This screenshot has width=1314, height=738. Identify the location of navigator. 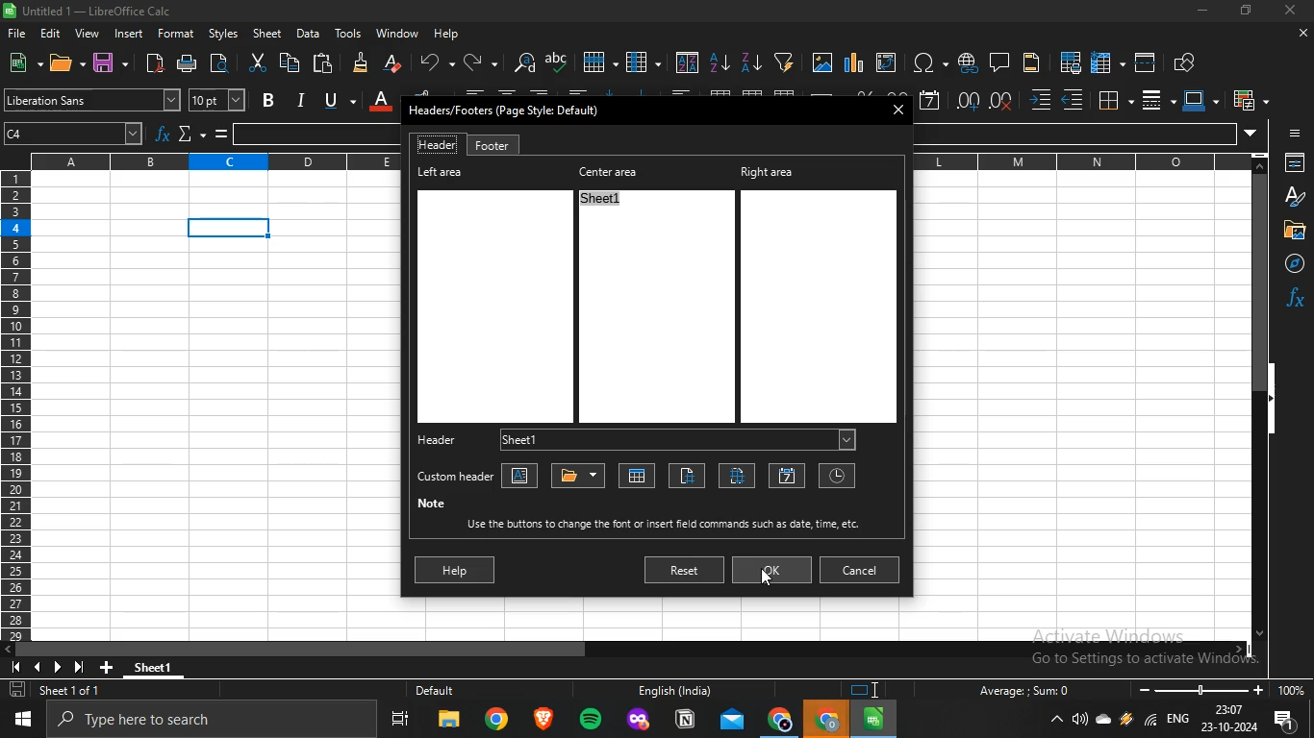
(1289, 263).